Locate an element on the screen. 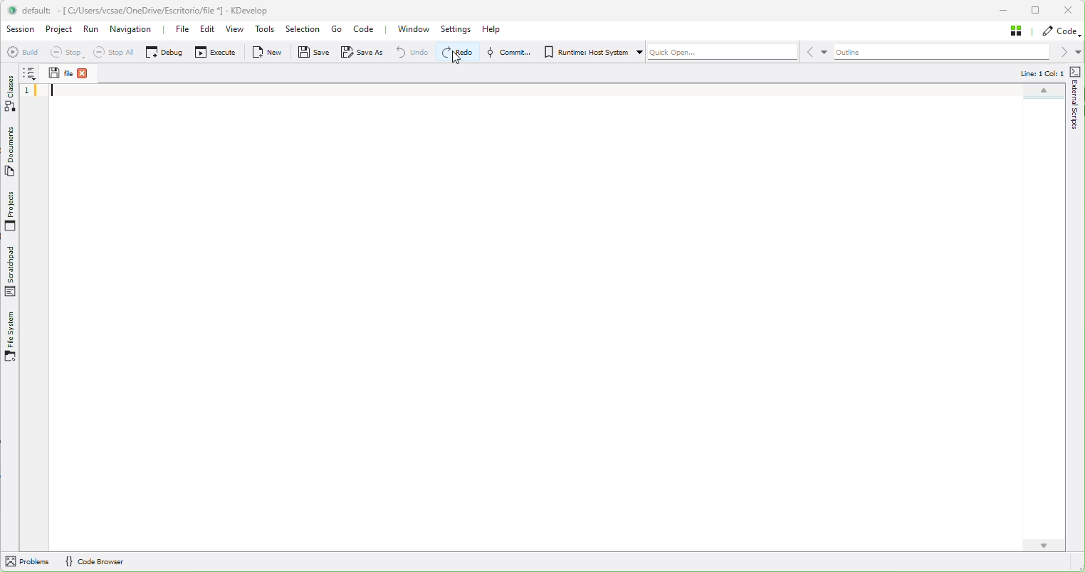 This screenshot has width=1085, height=572. Edit is located at coordinates (207, 29).